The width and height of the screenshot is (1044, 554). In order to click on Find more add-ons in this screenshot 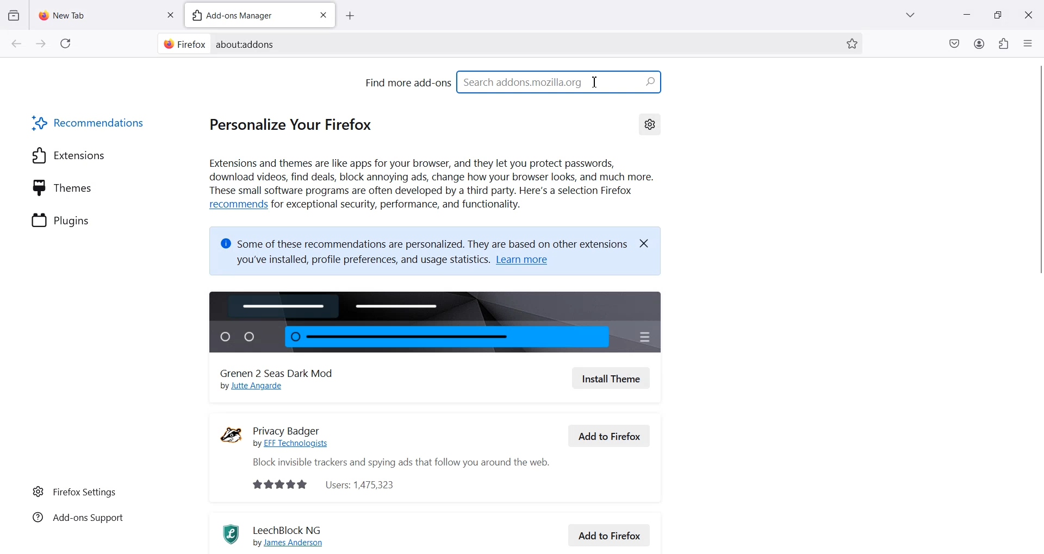, I will do `click(407, 82)`.